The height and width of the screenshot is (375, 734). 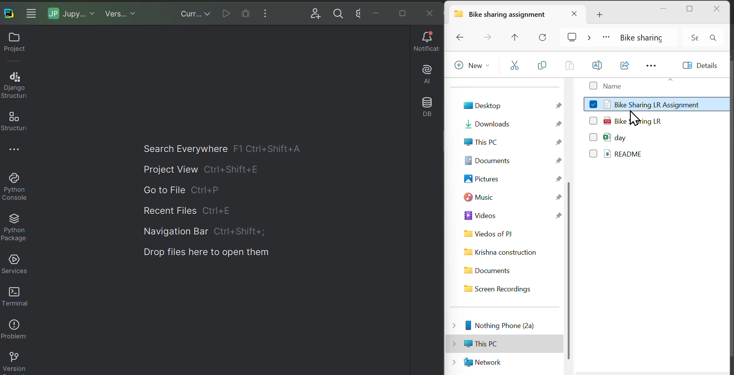 I want to click on Videos, so click(x=512, y=216).